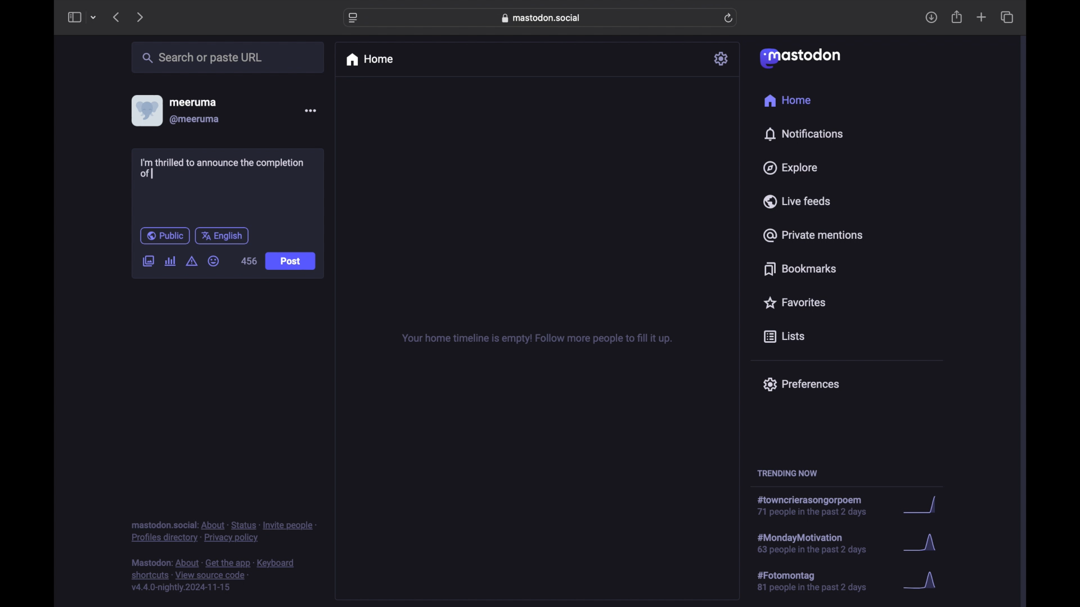  Describe the element at coordinates (820, 580) in the screenshot. I see `hashtag trend` at that location.